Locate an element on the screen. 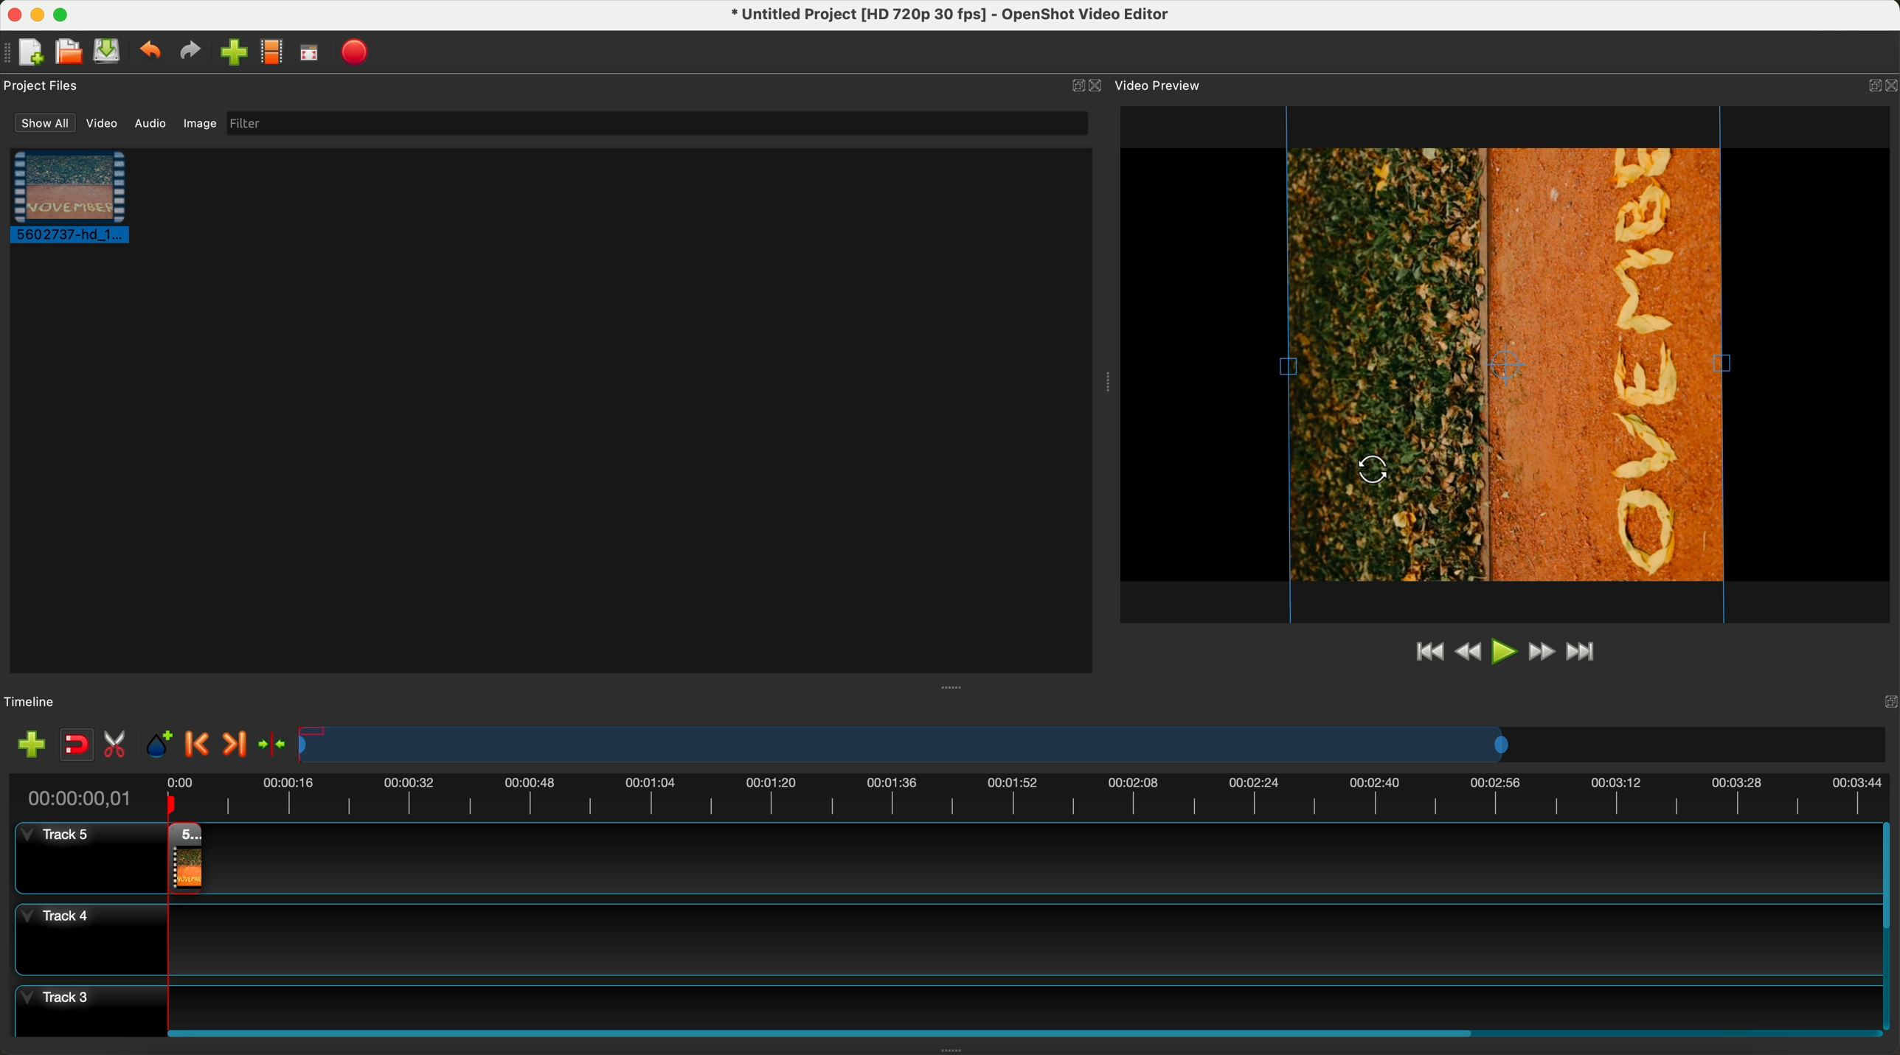  rewind is located at coordinates (1466, 655).